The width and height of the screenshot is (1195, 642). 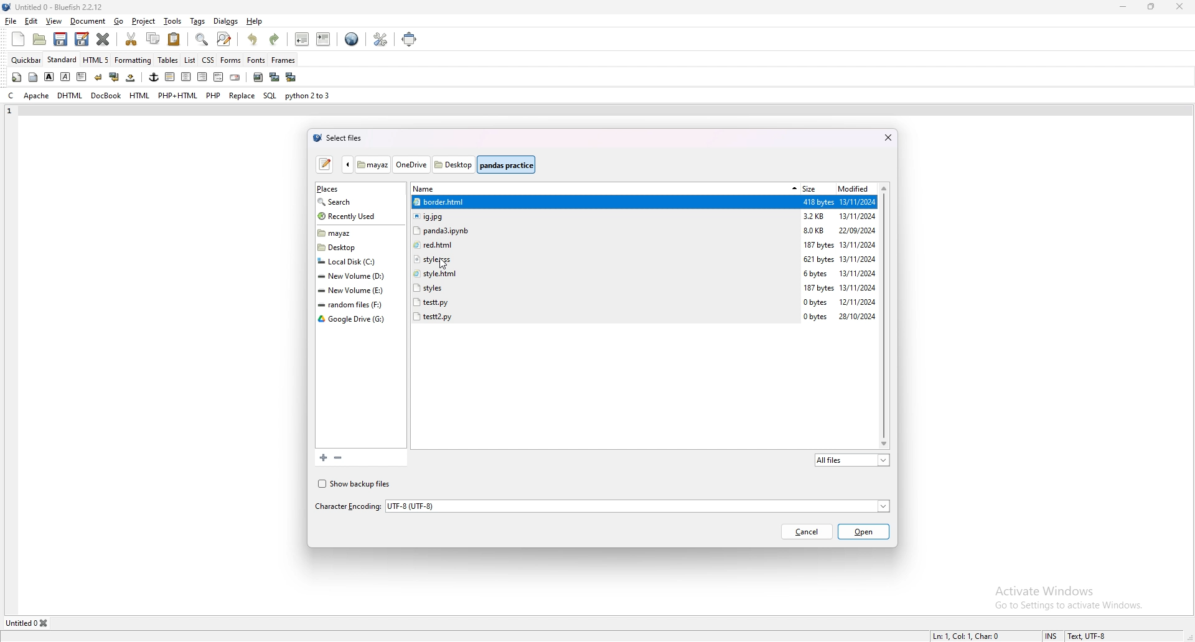 I want to click on help, so click(x=255, y=22).